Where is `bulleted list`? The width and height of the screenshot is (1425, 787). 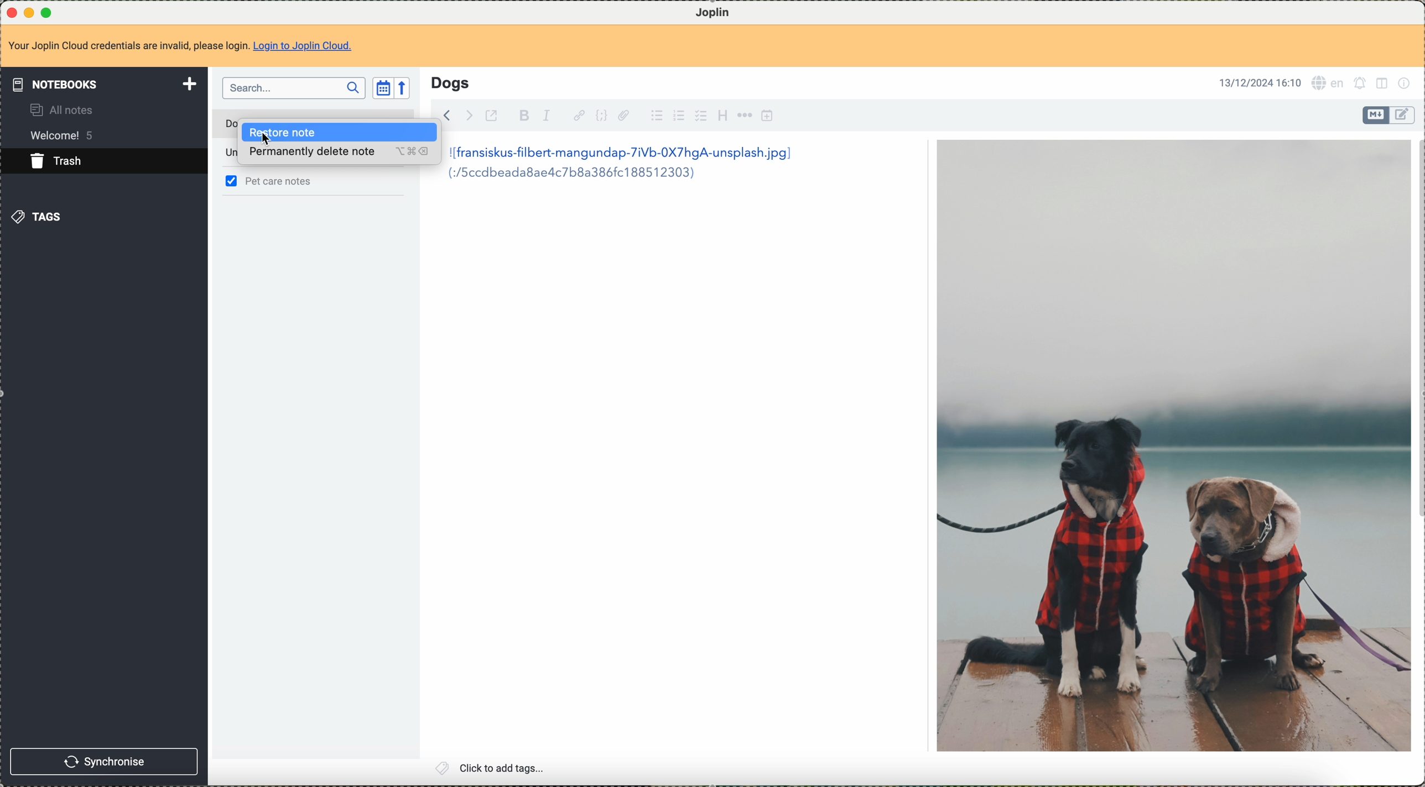 bulleted list is located at coordinates (656, 117).